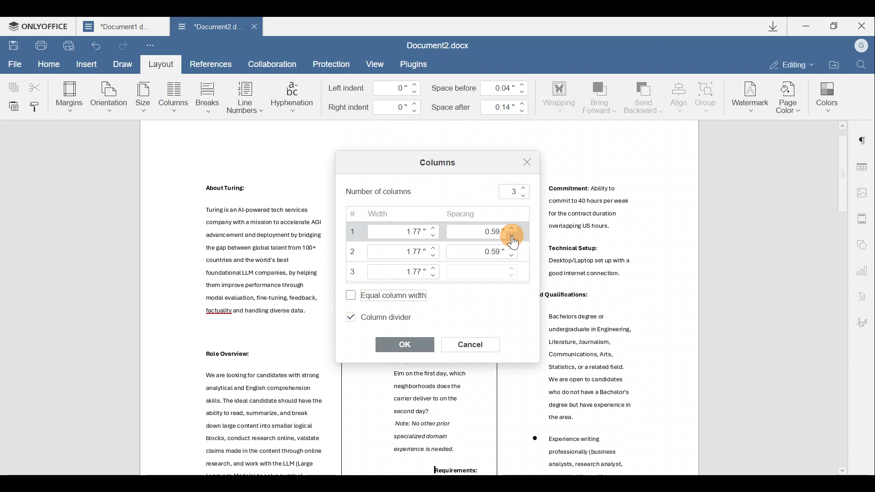 This screenshot has height=492, width=875. Describe the element at coordinates (434, 164) in the screenshot. I see `Columns` at that location.